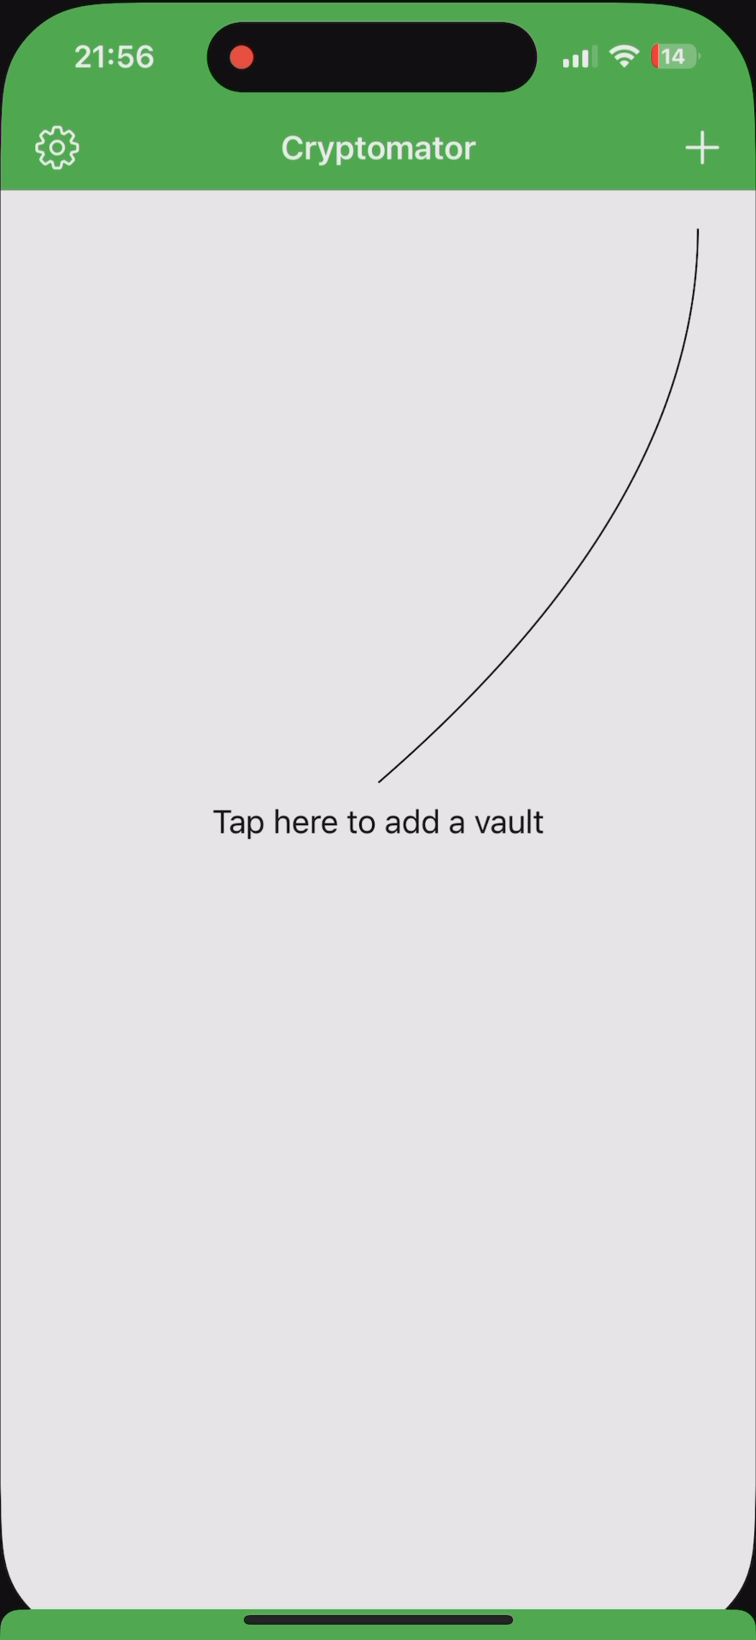 Image resolution: width=756 pixels, height=1640 pixels. What do you see at coordinates (57, 149) in the screenshot?
I see `settings` at bounding box center [57, 149].